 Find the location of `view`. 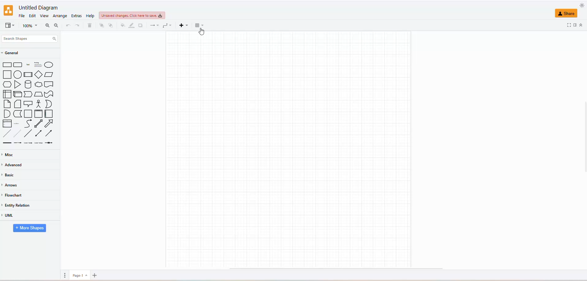

view is located at coordinates (46, 16).